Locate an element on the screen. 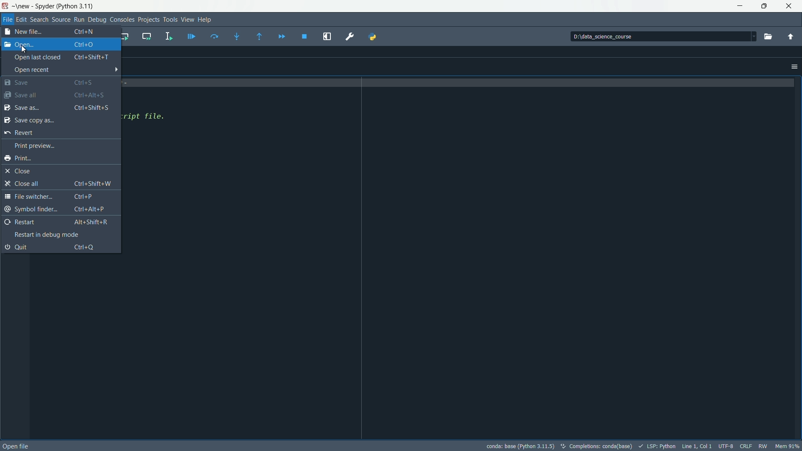  memory usage is located at coordinates (788, 446).